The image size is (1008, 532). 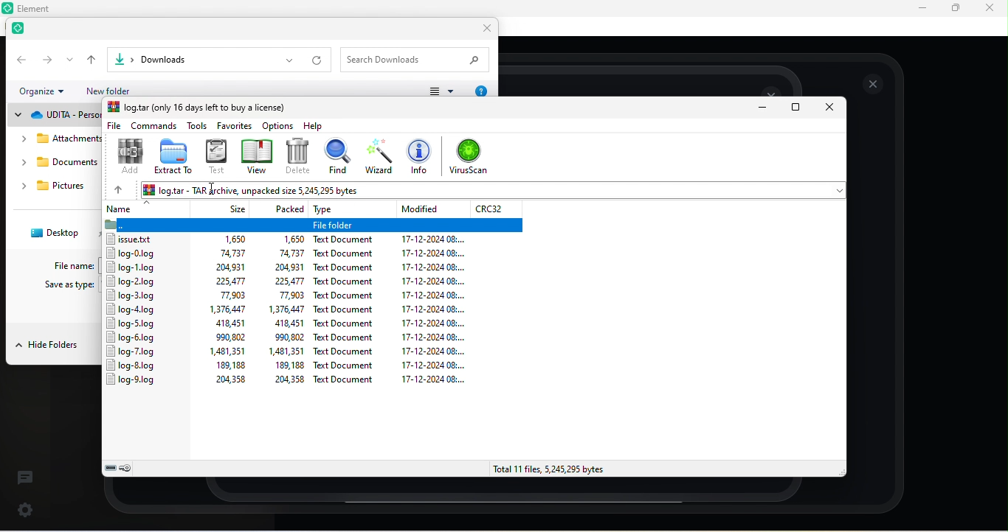 I want to click on 1,481,351, so click(x=227, y=352).